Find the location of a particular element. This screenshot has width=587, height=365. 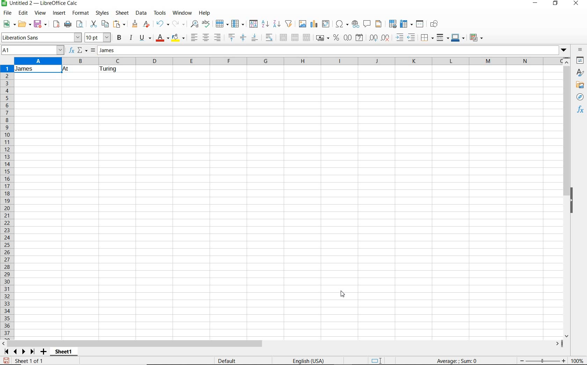

window is located at coordinates (182, 13).